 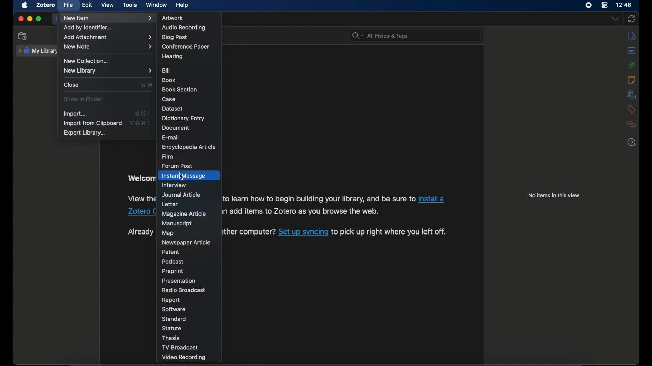 I want to click on hearing, so click(x=173, y=57).